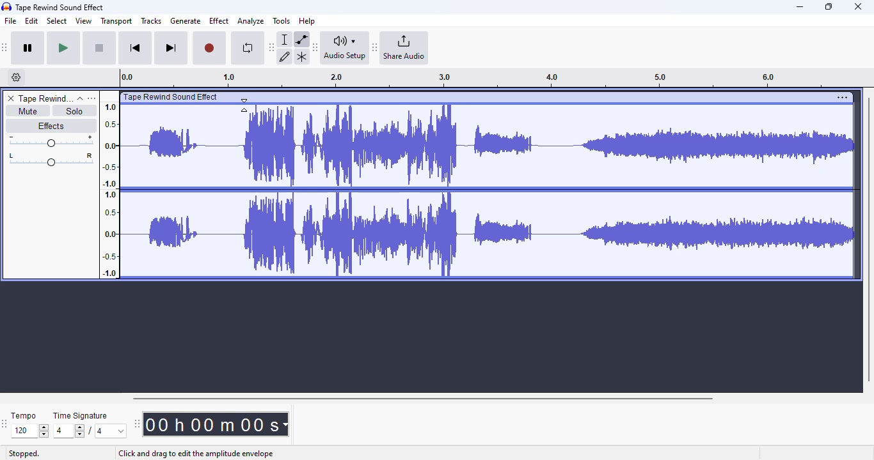 The image size is (874, 460). I want to click on draw tool, so click(285, 56).